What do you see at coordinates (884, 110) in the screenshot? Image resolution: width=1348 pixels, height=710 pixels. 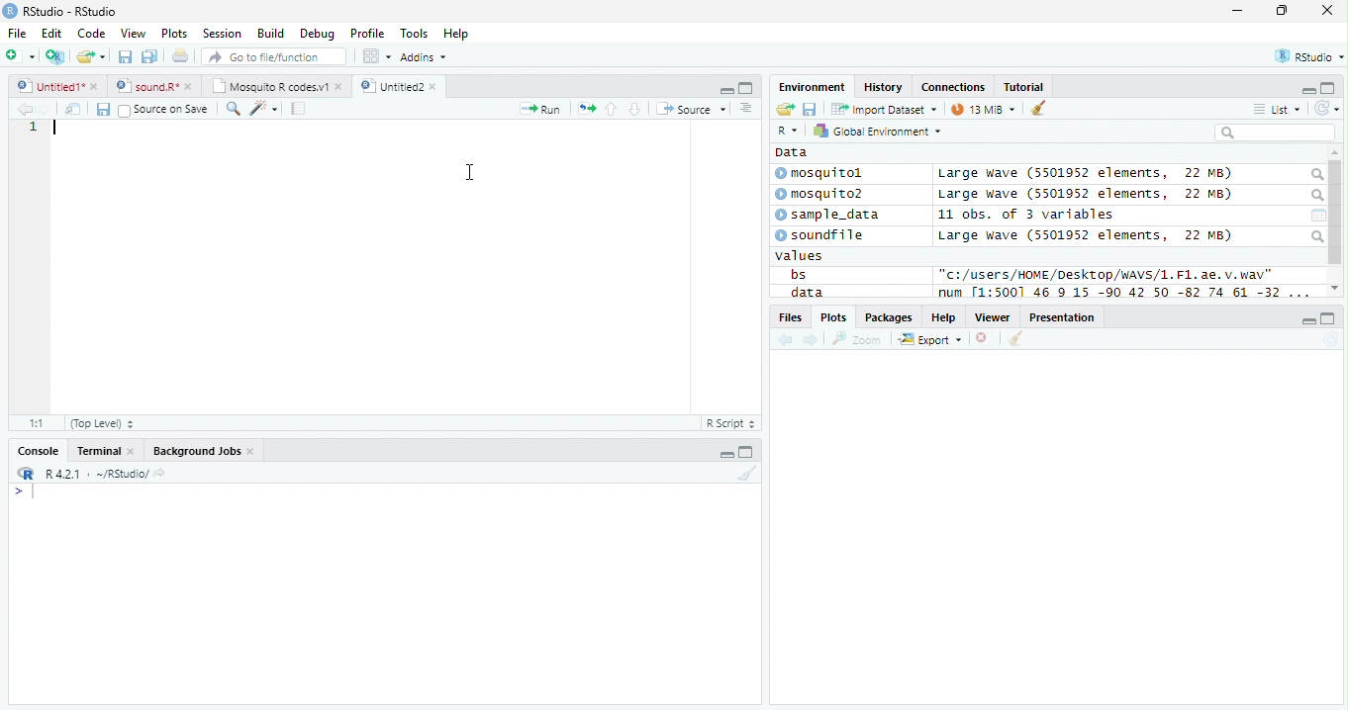 I see `Import Dataset` at bounding box center [884, 110].